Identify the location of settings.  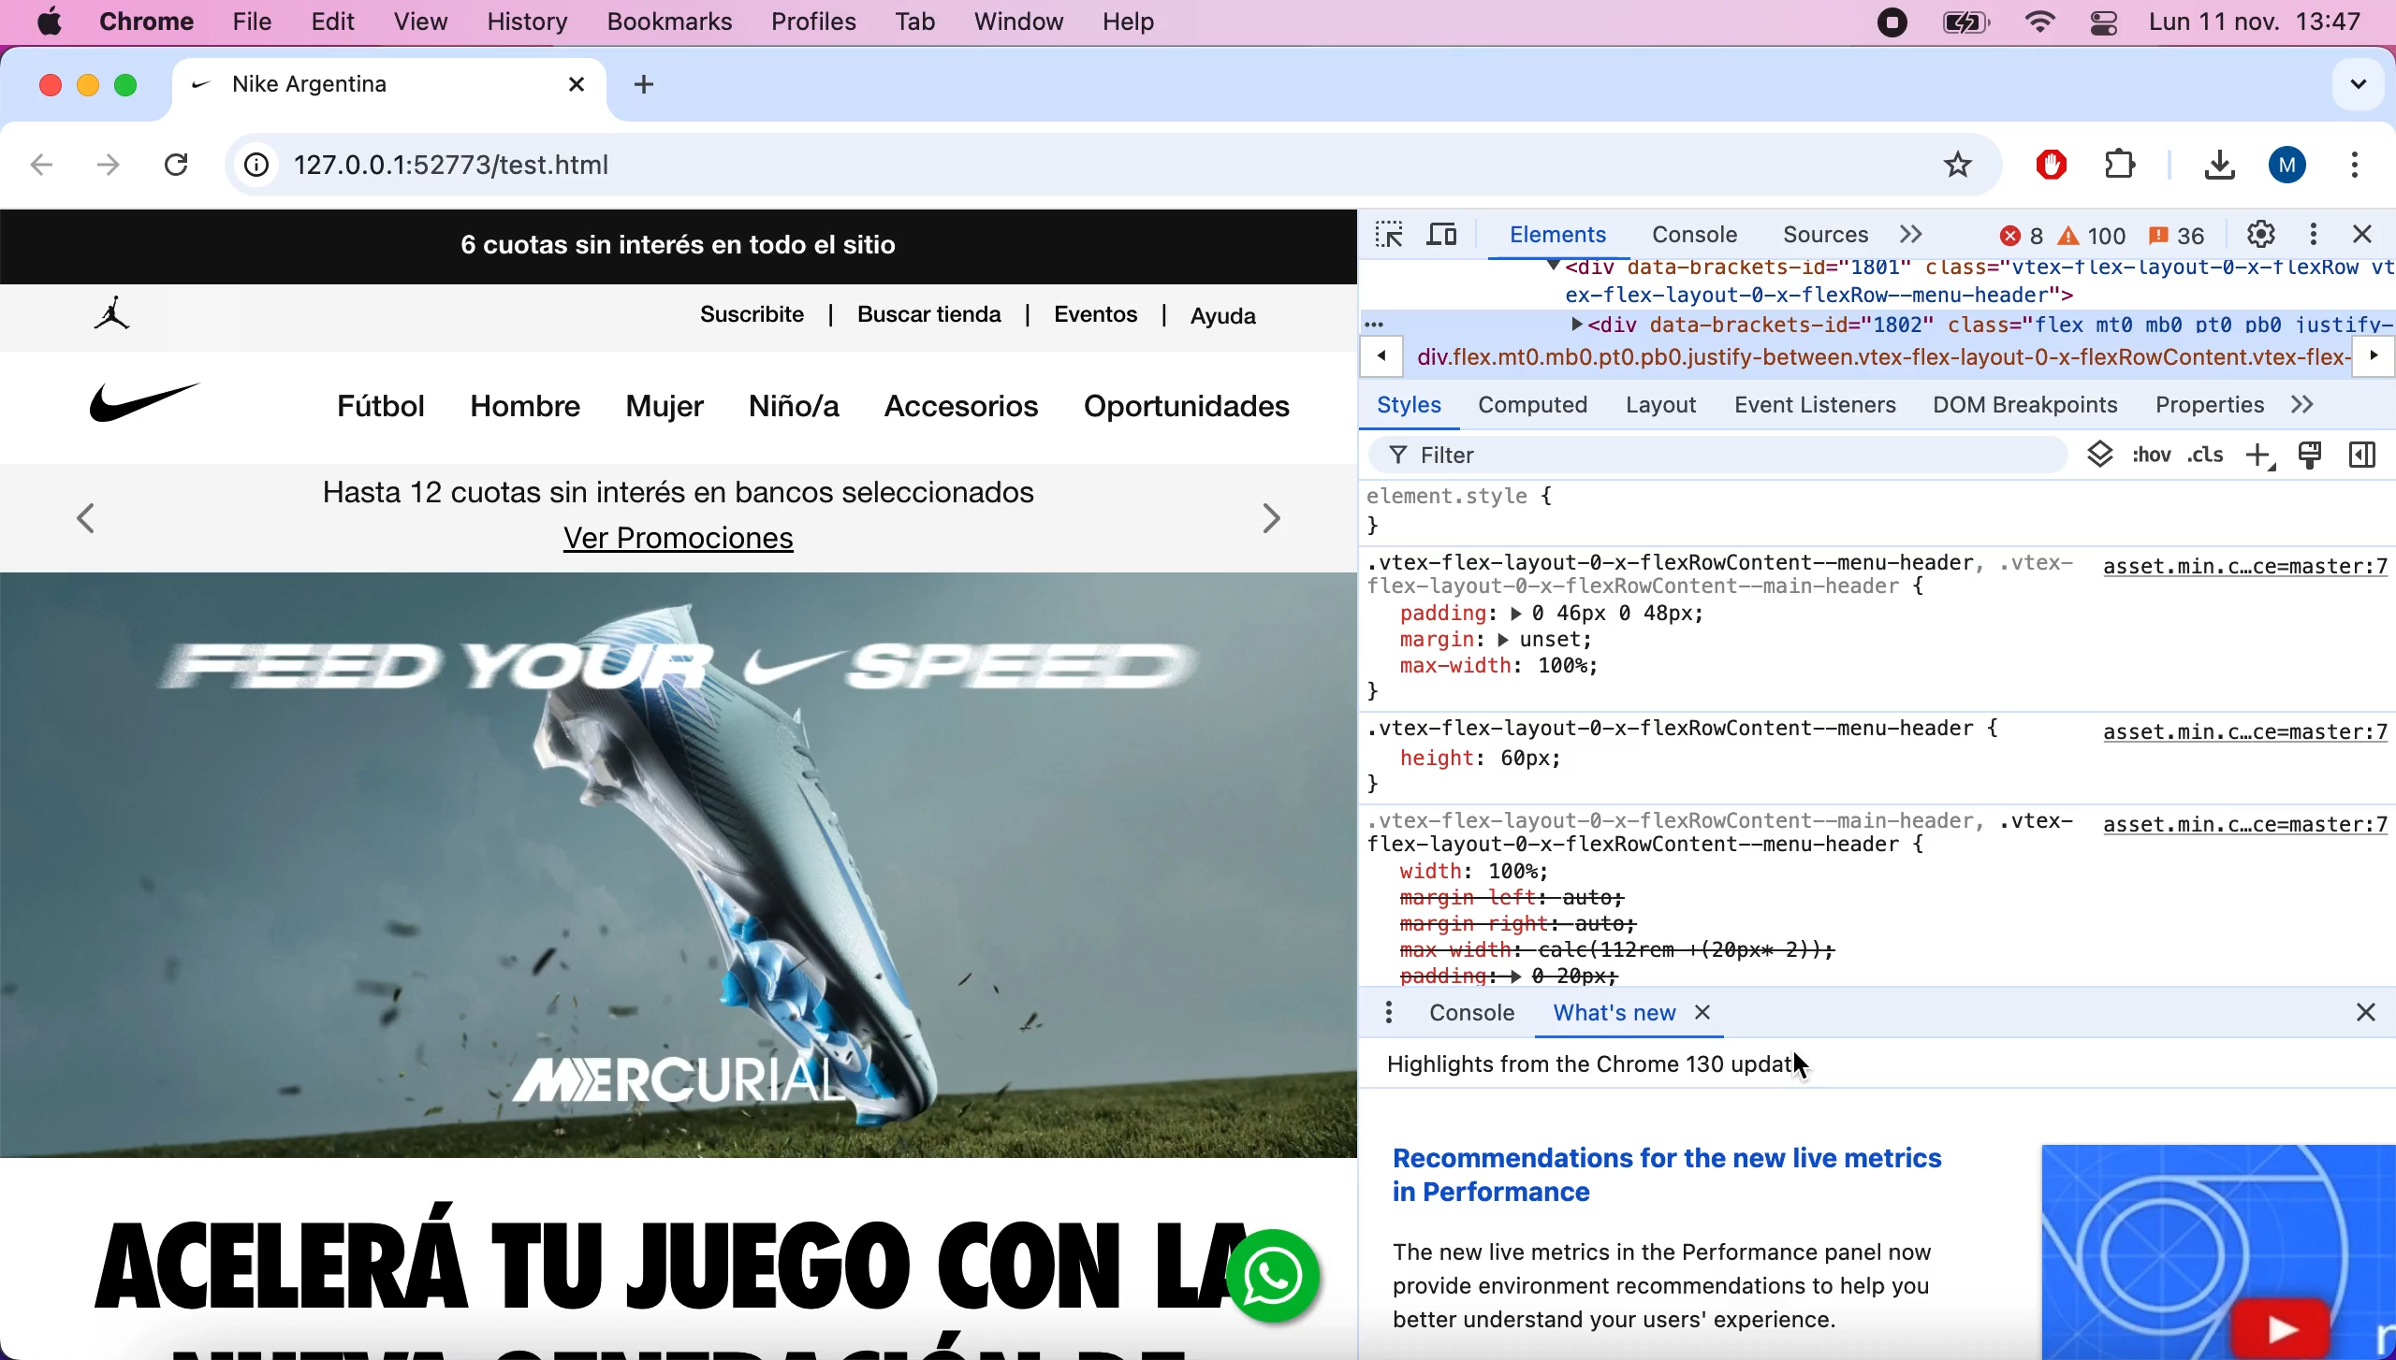
(2258, 232).